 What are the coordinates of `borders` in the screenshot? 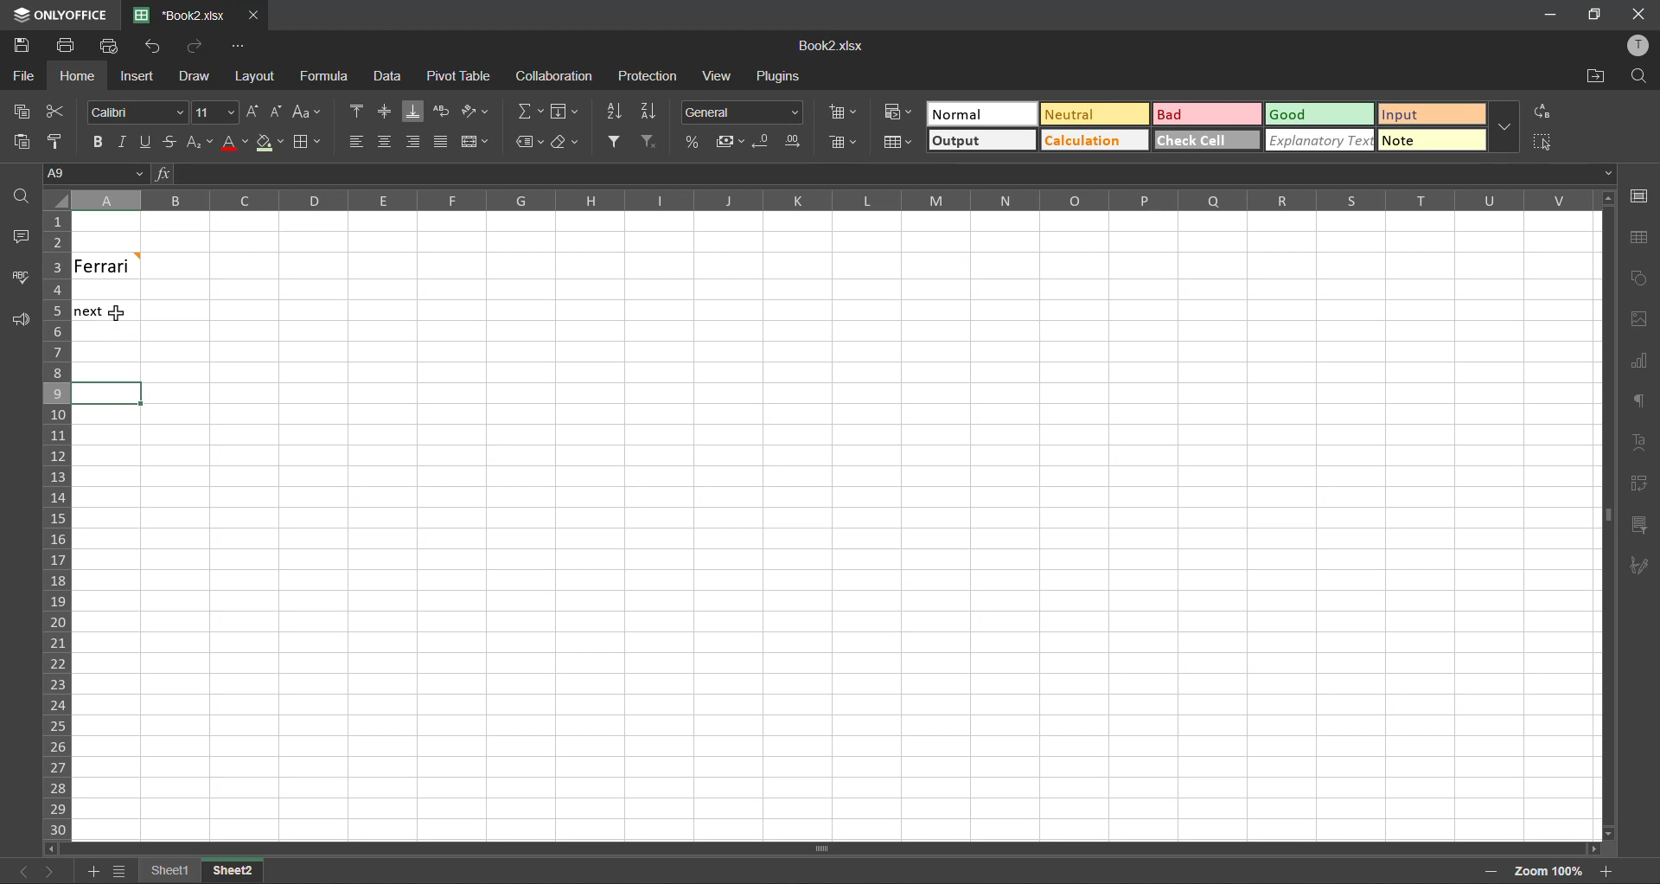 It's located at (306, 143).